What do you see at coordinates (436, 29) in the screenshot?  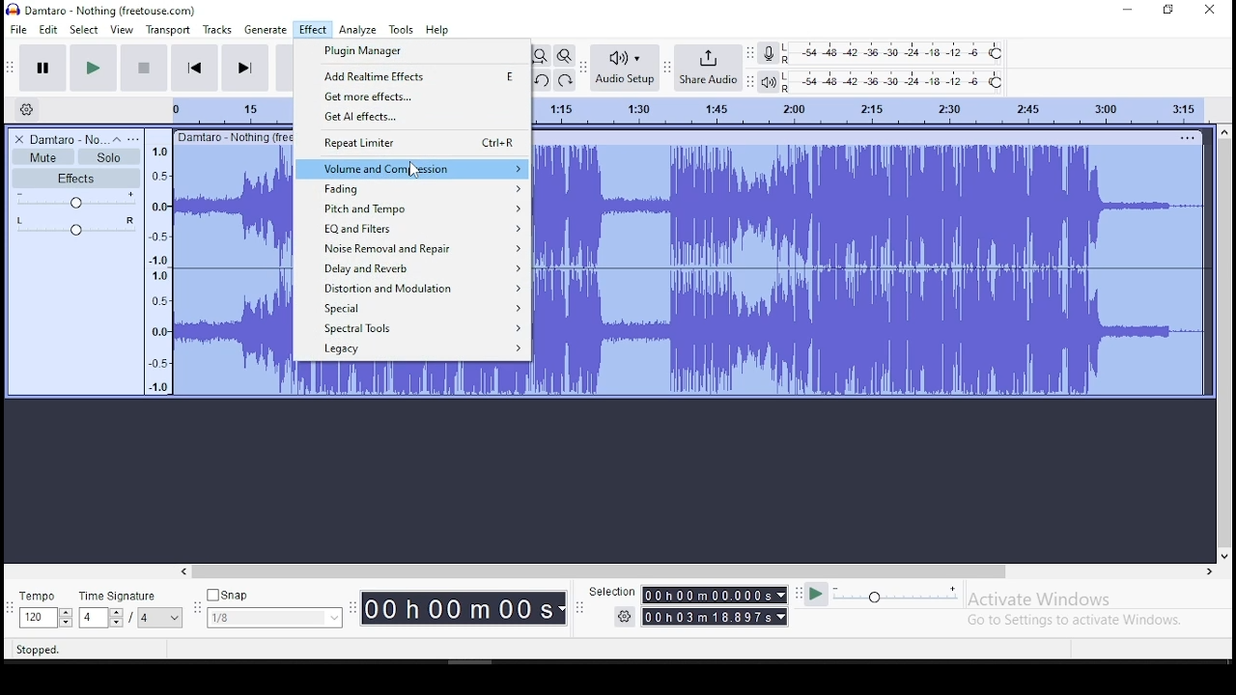 I see `help` at bounding box center [436, 29].